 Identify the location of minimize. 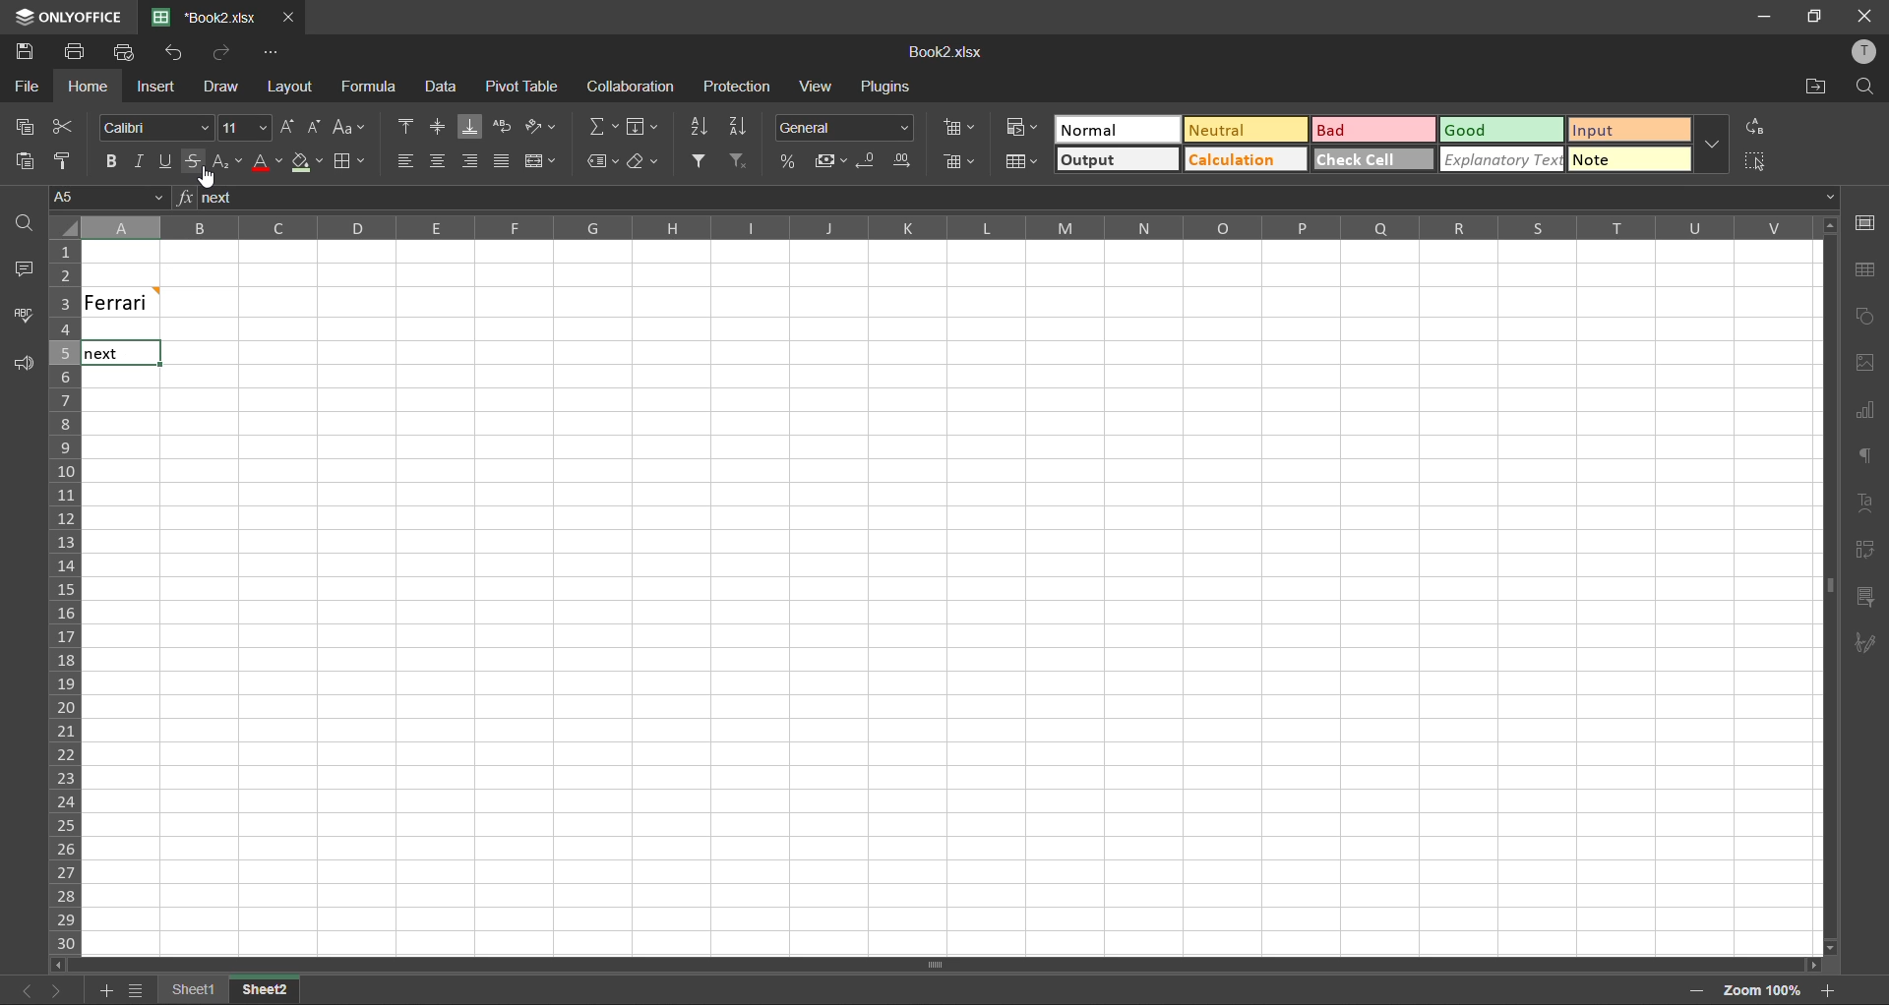
(1764, 16).